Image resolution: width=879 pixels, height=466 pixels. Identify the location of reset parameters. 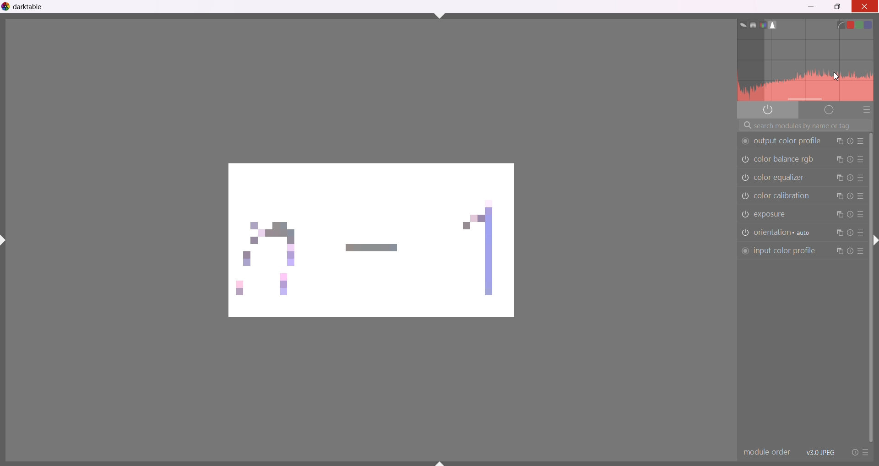
(850, 214).